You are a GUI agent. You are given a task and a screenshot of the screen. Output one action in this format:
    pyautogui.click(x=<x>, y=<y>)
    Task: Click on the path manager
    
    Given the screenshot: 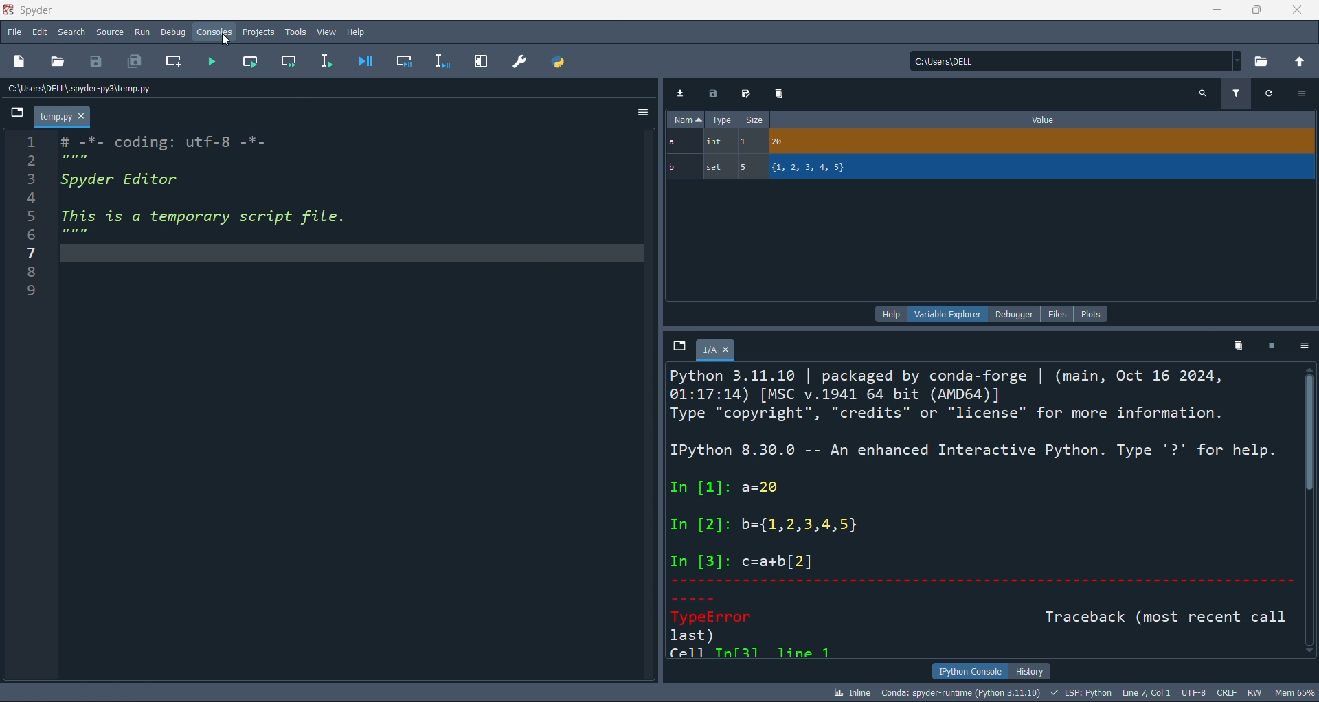 What is the action you would take?
    pyautogui.click(x=561, y=63)
    